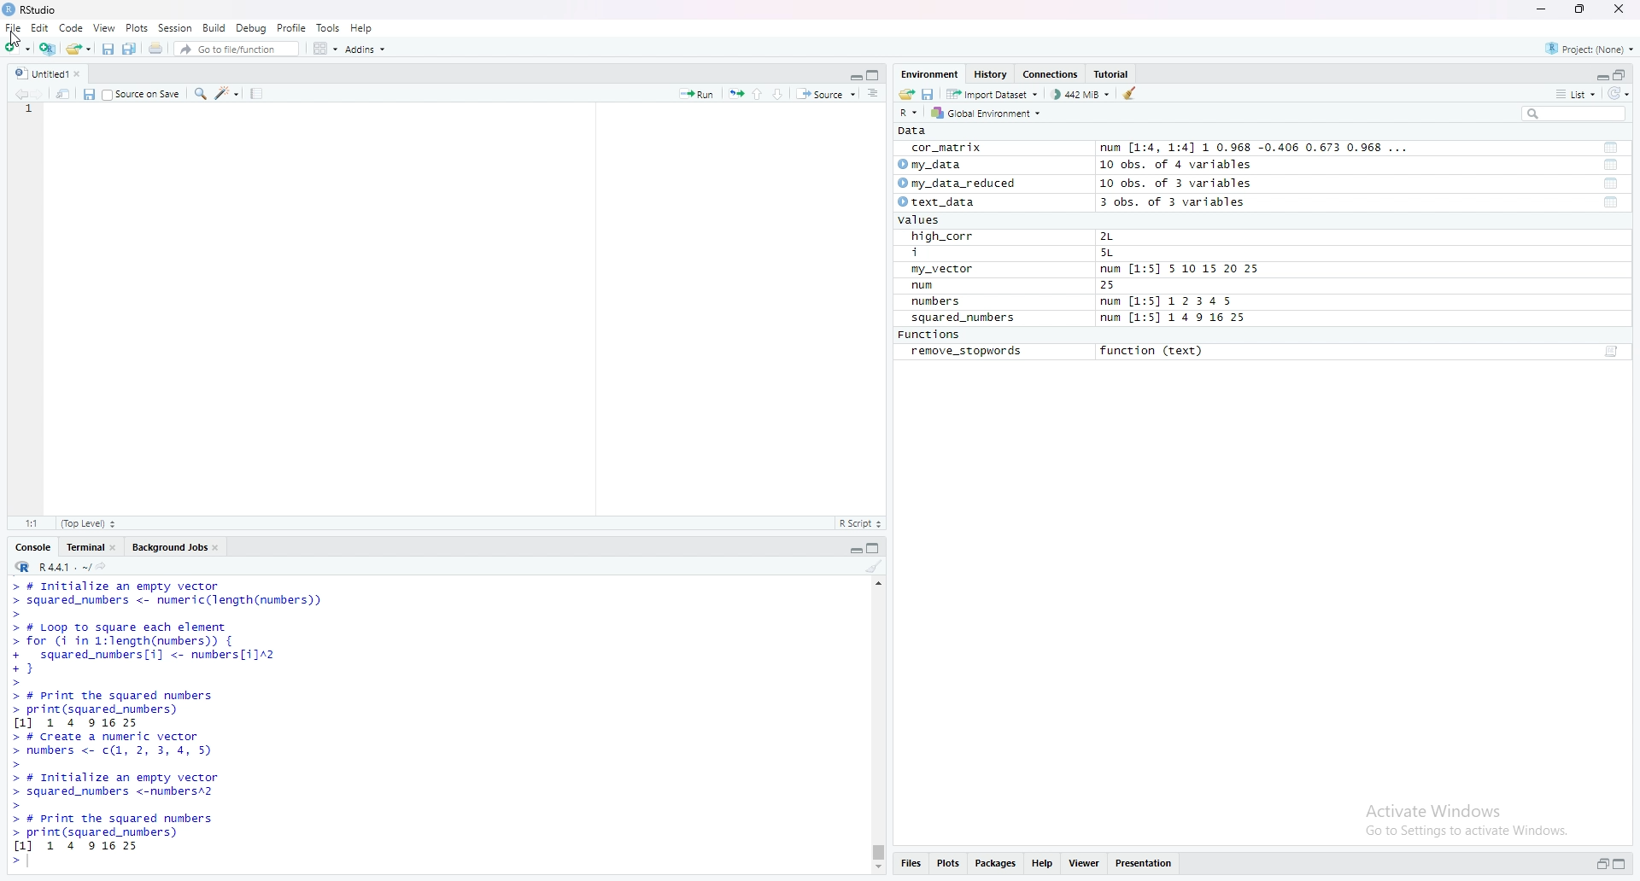  I want to click on Build, so click(214, 30).